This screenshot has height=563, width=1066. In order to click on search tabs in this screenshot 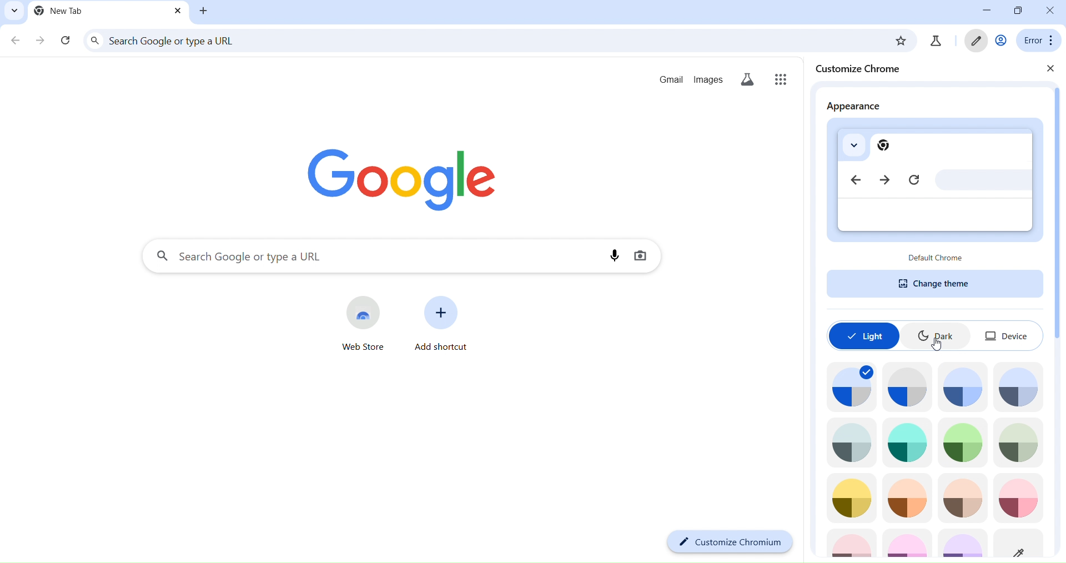, I will do `click(14, 12)`.